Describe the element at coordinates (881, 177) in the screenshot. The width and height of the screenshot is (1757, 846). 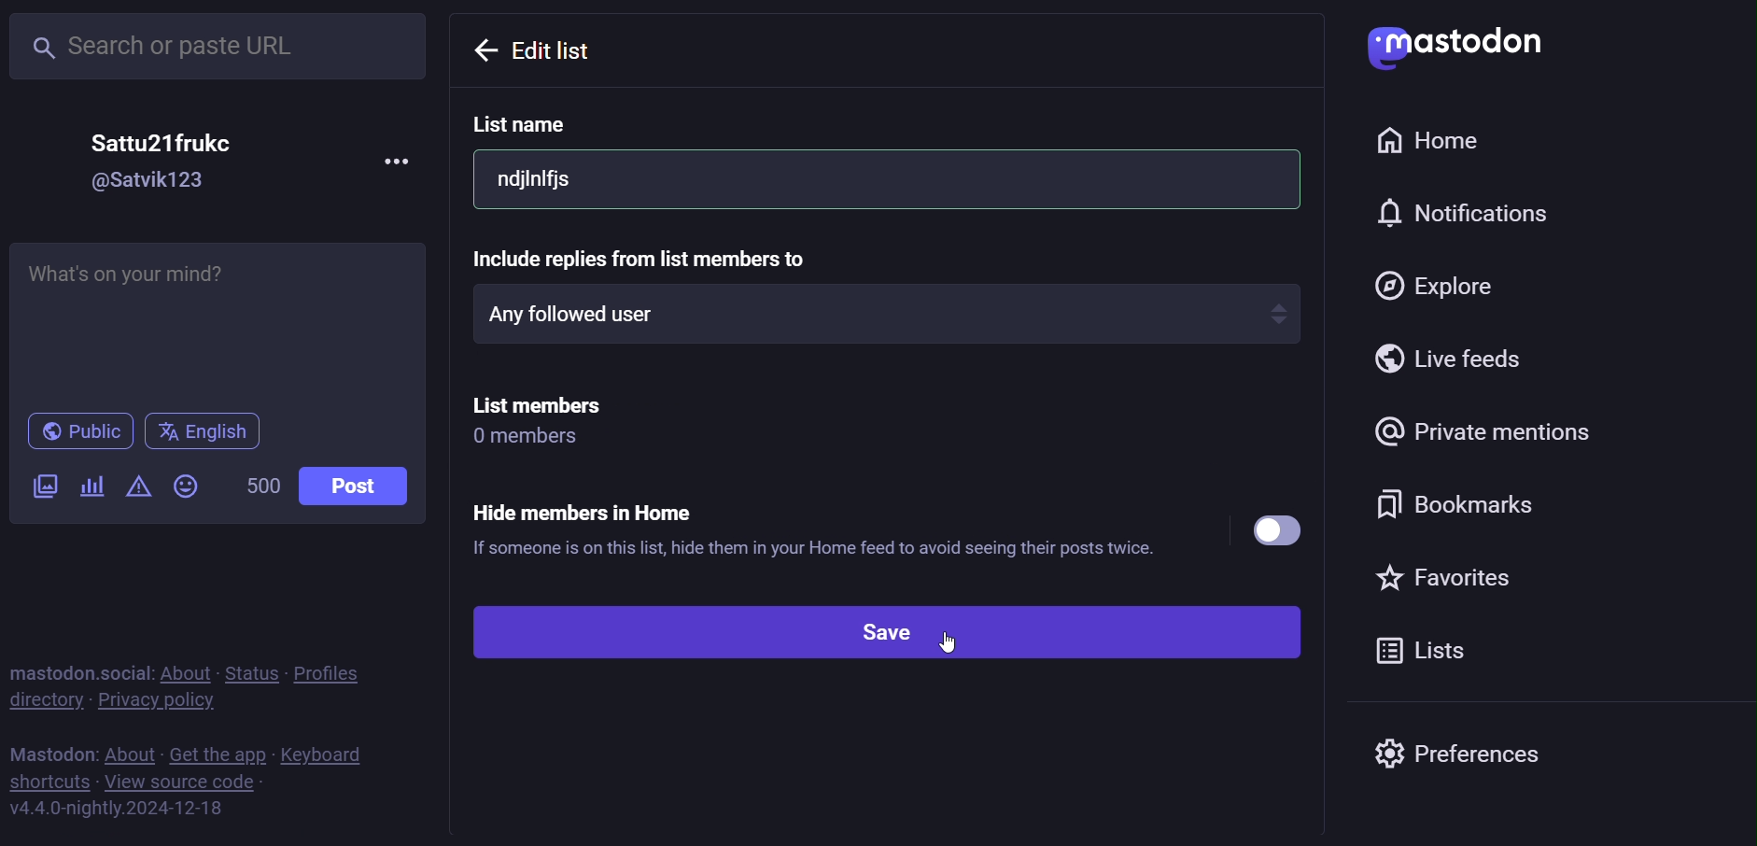
I see `ndjinifjs` at that location.